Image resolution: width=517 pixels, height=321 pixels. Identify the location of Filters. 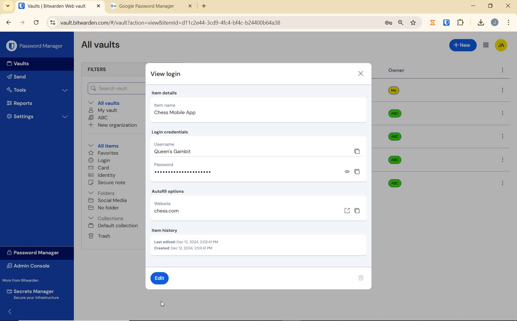
(99, 70).